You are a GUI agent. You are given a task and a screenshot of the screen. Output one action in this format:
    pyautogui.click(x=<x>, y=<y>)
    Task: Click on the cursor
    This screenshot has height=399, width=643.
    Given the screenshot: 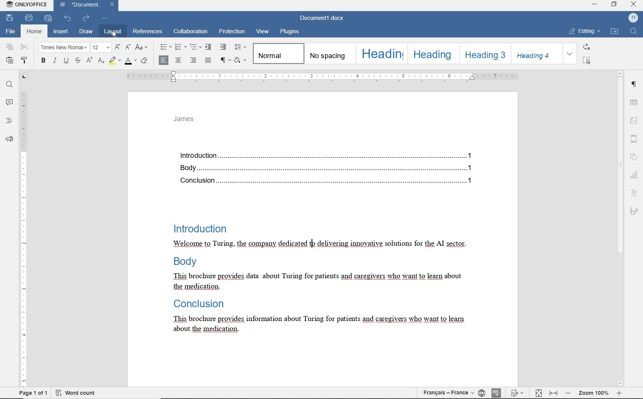 What is the action you would take?
    pyautogui.click(x=114, y=35)
    